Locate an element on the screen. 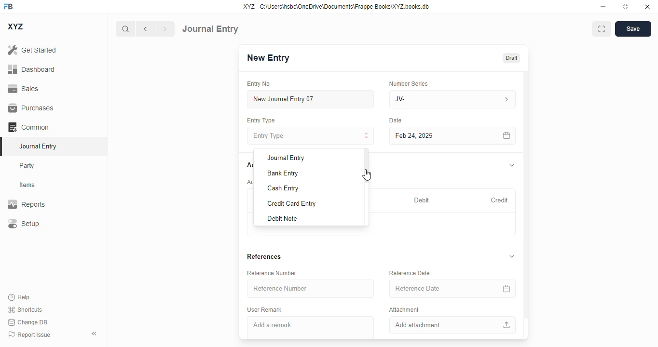 The width and height of the screenshot is (658, 347). change DB is located at coordinates (27, 322).